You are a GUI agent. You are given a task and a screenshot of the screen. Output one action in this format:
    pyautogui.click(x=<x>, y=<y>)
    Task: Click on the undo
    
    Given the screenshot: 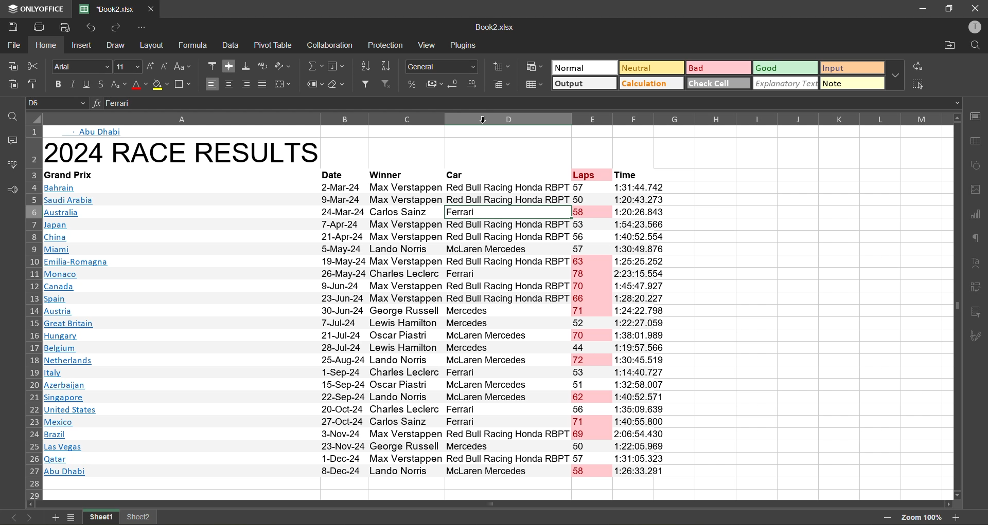 What is the action you would take?
    pyautogui.click(x=90, y=27)
    